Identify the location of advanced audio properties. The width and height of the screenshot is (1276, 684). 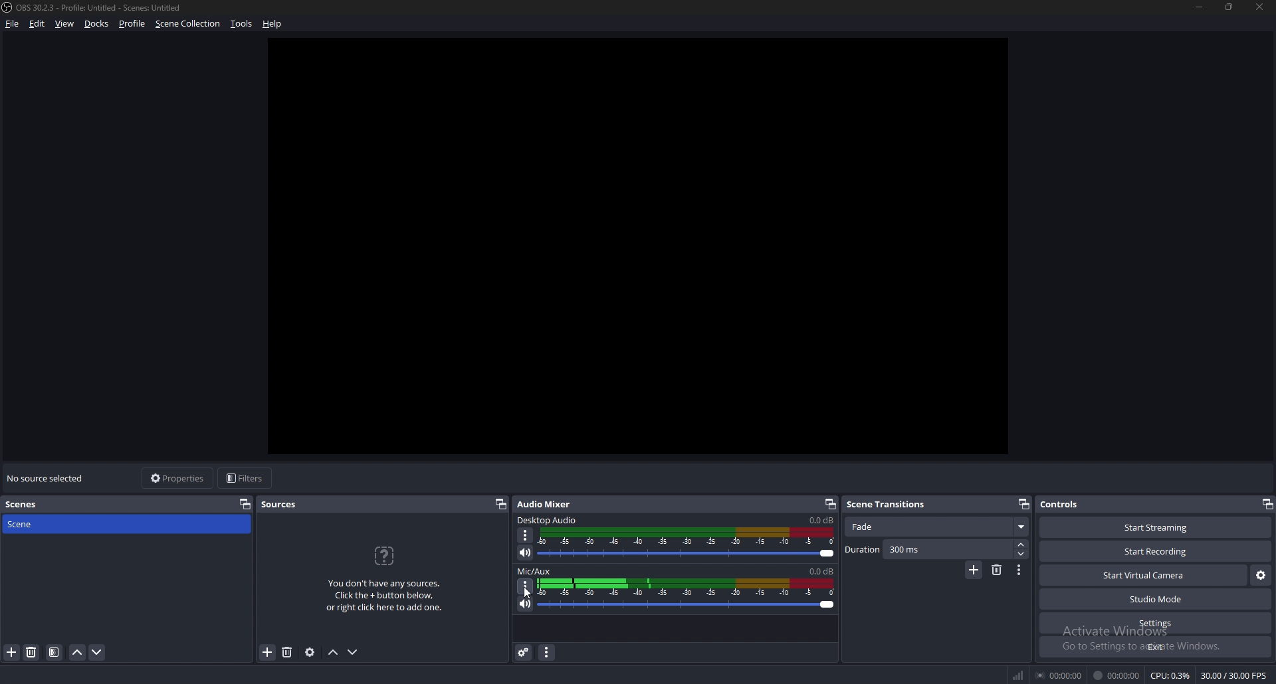
(524, 652).